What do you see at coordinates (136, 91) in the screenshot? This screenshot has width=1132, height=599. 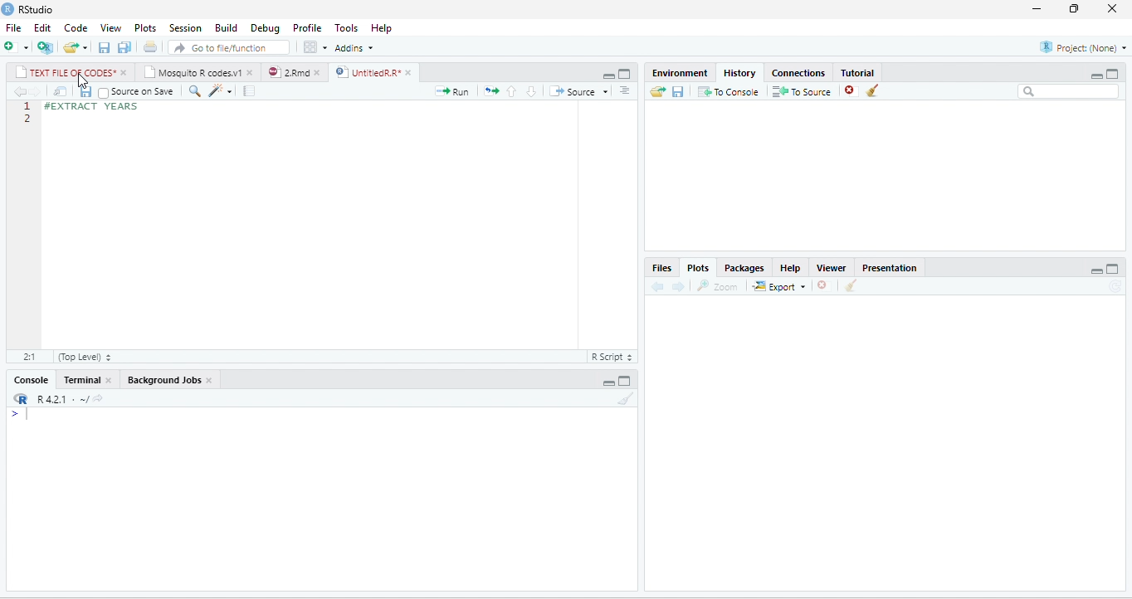 I see `Source on Save` at bounding box center [136, 91].